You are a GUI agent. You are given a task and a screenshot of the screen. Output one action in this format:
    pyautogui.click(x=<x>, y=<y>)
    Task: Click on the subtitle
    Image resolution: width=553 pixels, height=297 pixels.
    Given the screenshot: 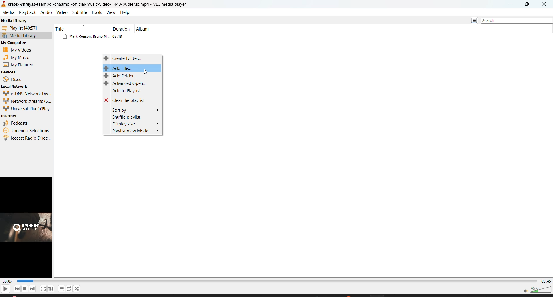 What is the action you would take?
    pyautogui.click(x=81, y=12)
    